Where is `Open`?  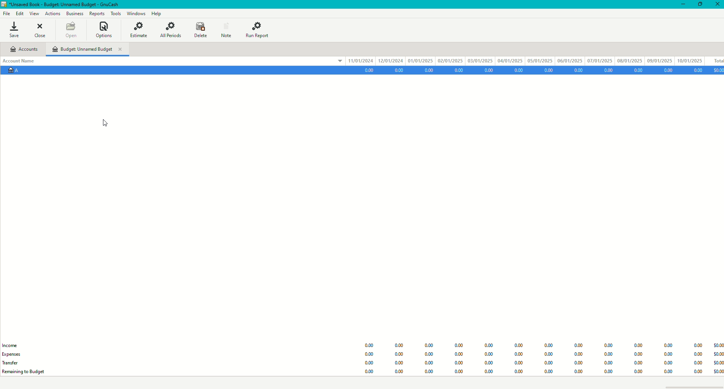
Open is located at coordinates (72, 30).